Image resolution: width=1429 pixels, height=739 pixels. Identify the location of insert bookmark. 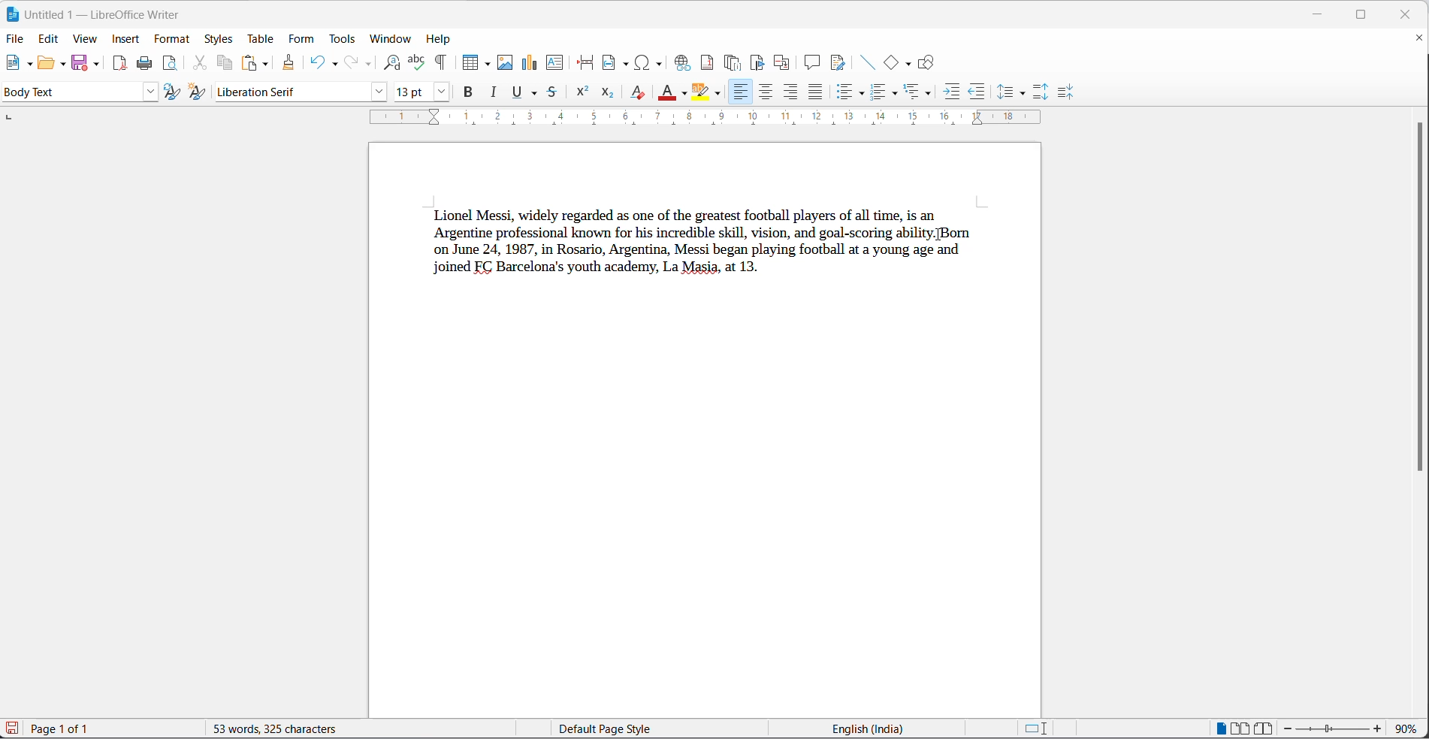
(757, 63).